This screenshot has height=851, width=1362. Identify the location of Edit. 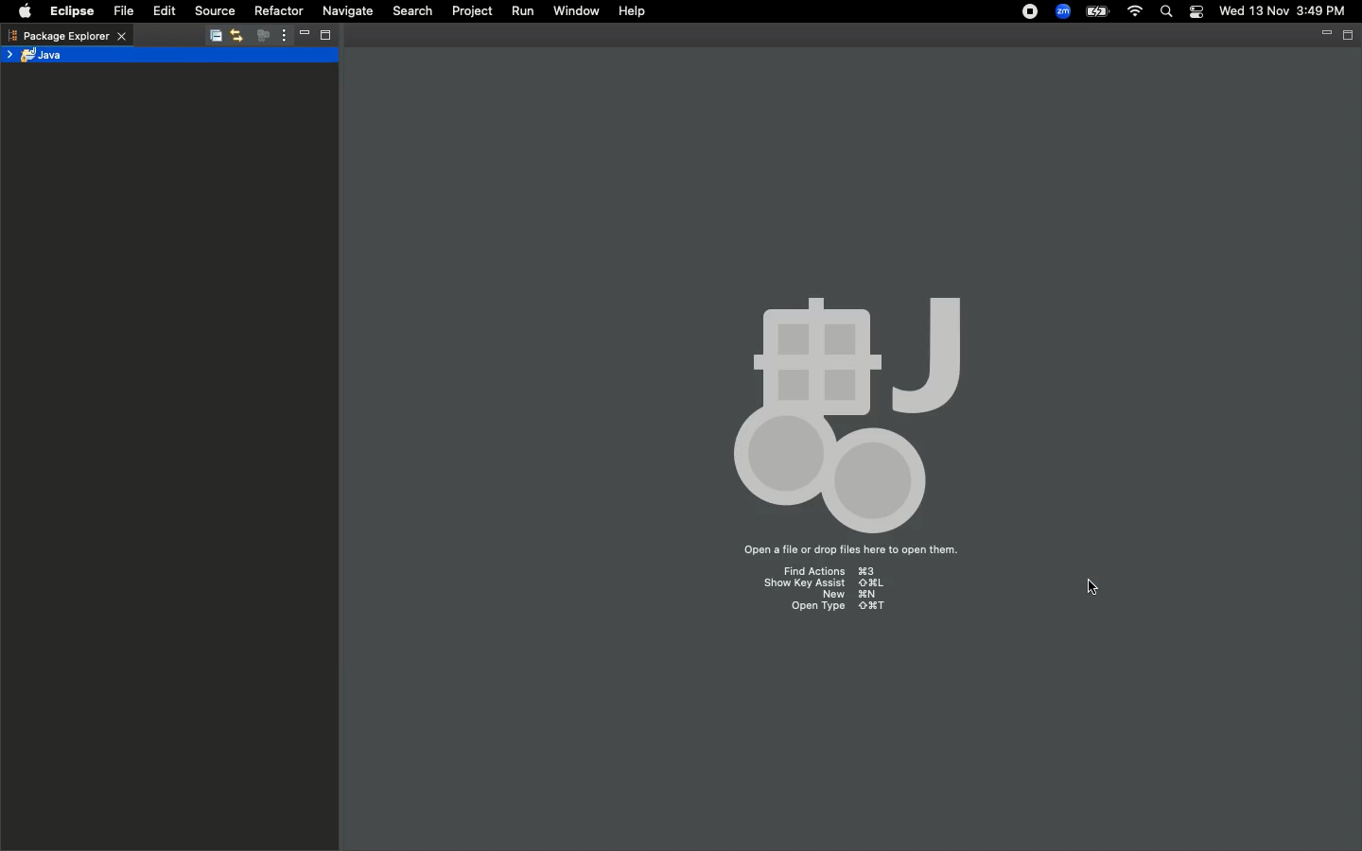
(165, 10).